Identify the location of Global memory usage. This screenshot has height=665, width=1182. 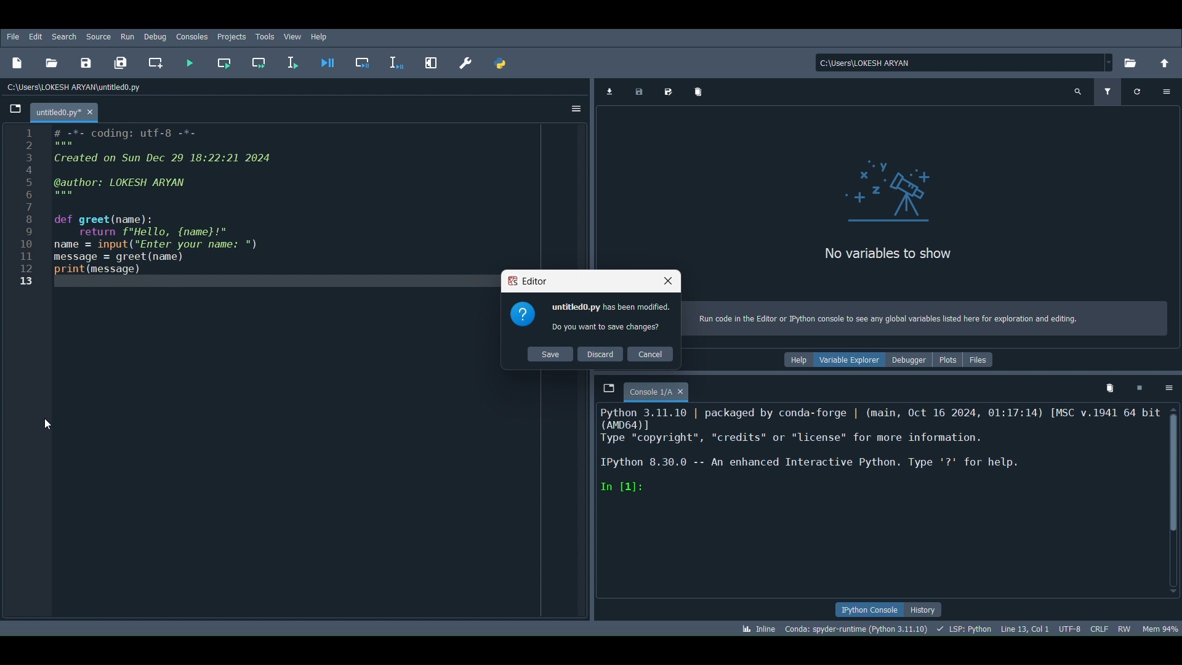
(1157, 627).